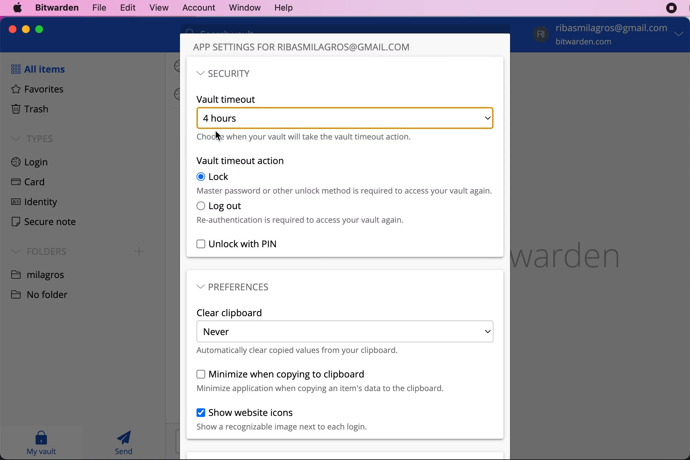 This screenshot has width=690, height=460. What do you see at coordinates (140, 252) in the screenshot?
I see `Add folder` at bounding box center [140, 252].